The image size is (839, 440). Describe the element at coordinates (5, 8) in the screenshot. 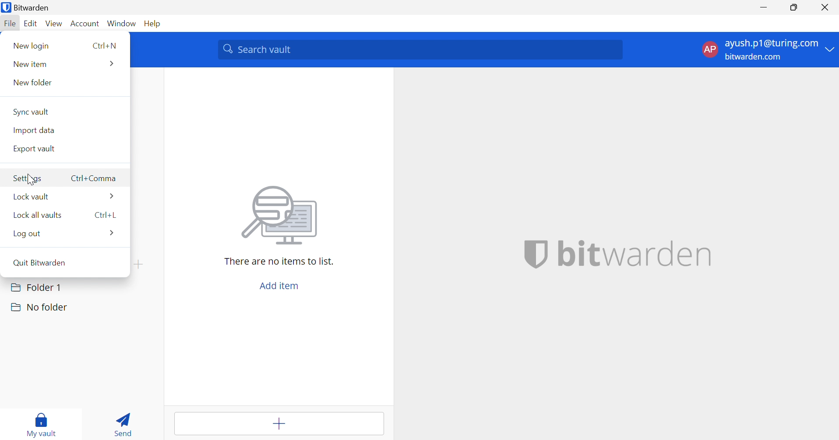

I see `bitwarden logo` at that location.